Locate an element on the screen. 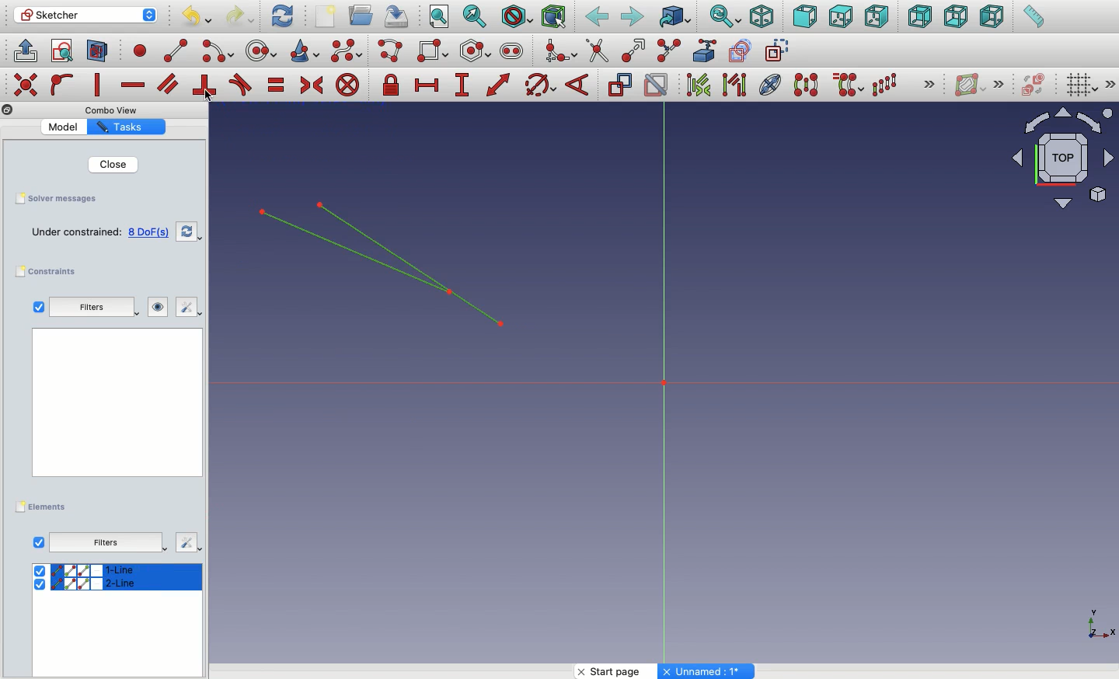 The width and height of the screenshot is (1119, 679). Extend edge is located at coordinates (636, 49).